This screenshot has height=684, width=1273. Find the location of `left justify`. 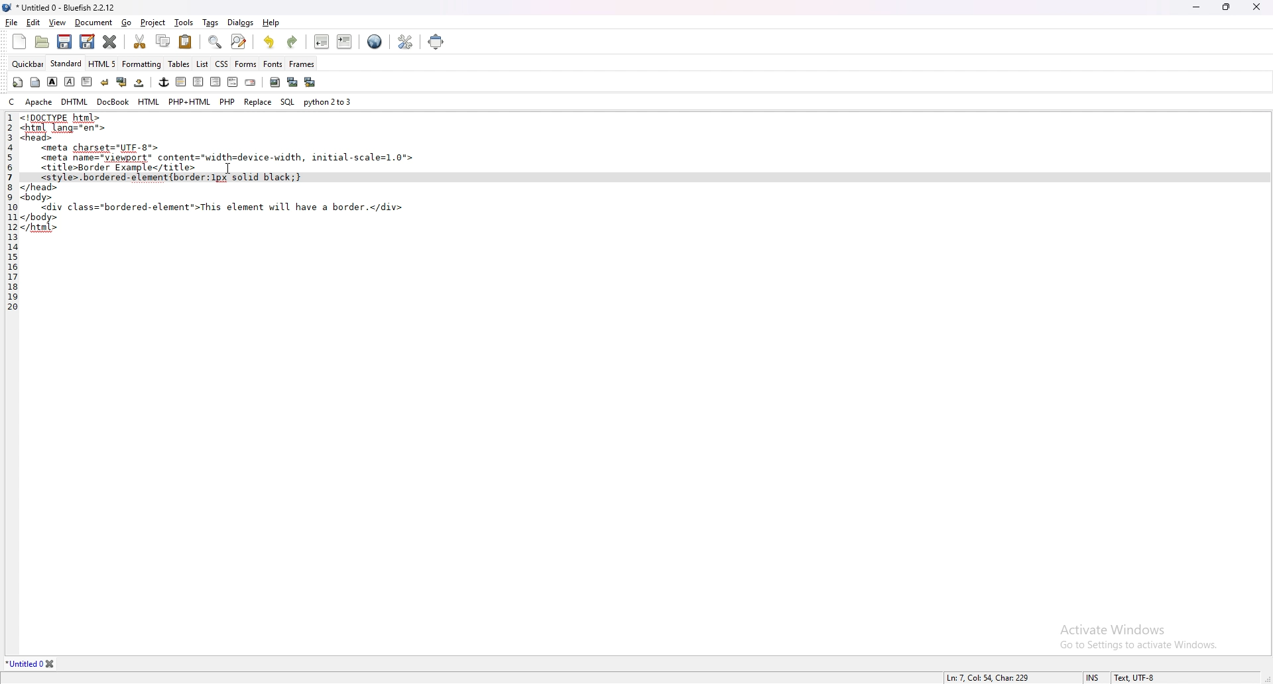

left justify is located at coordinates (182, 82).